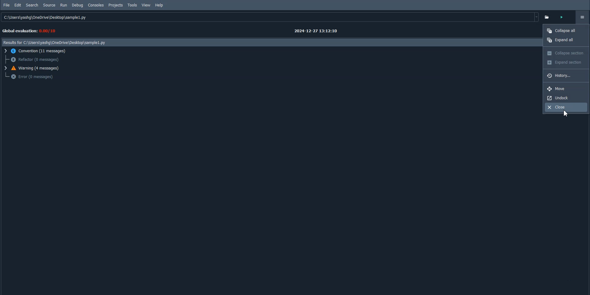 This screenshot has height=295, width=590. Describe the element at coordinates (96, 5) in the screenshot. I see `Consoles` at that location.